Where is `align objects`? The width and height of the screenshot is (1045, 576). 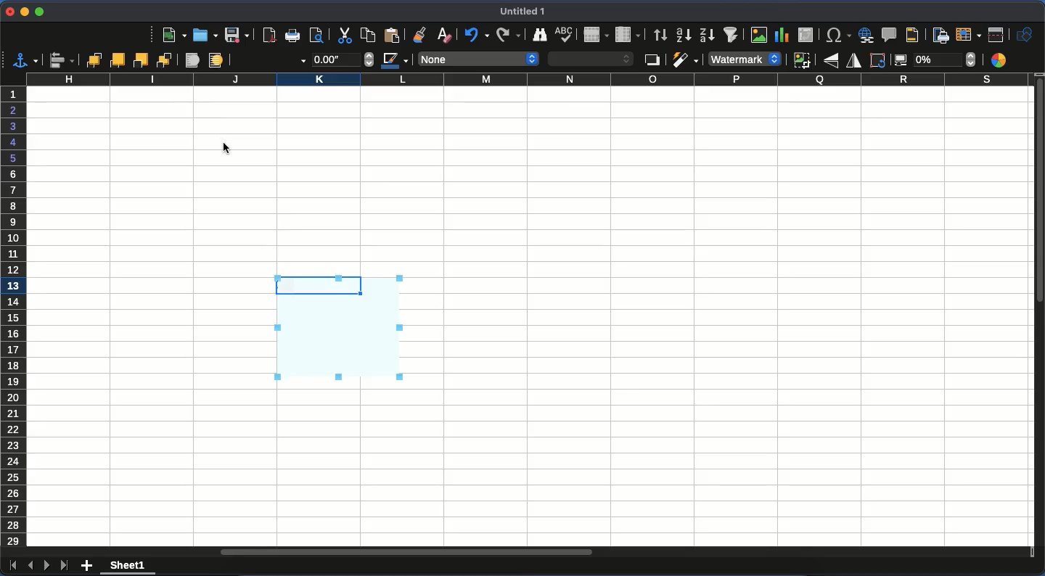 align objects is located at coordinates (62, 61).